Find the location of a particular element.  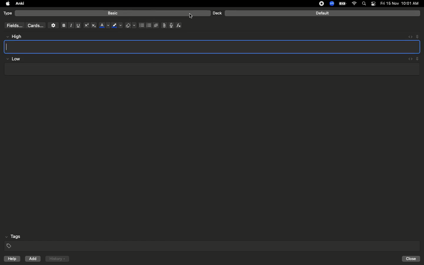

Settings is located at coordinates (53, 25).